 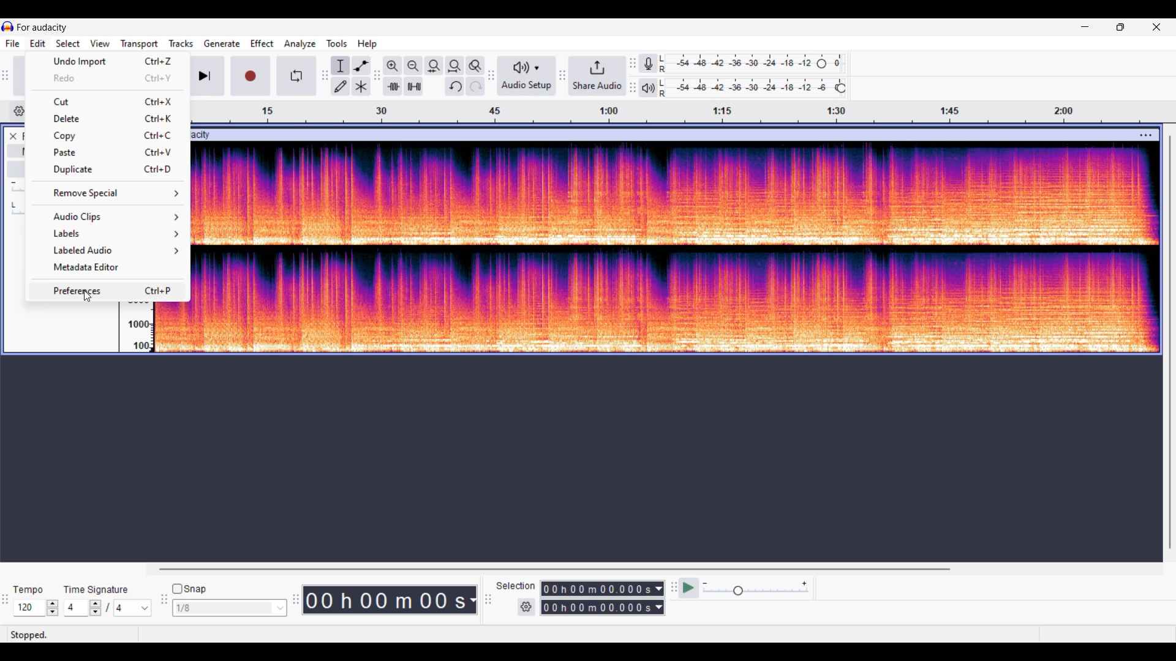 I want to click on Copy, so click(x=109, y=135).